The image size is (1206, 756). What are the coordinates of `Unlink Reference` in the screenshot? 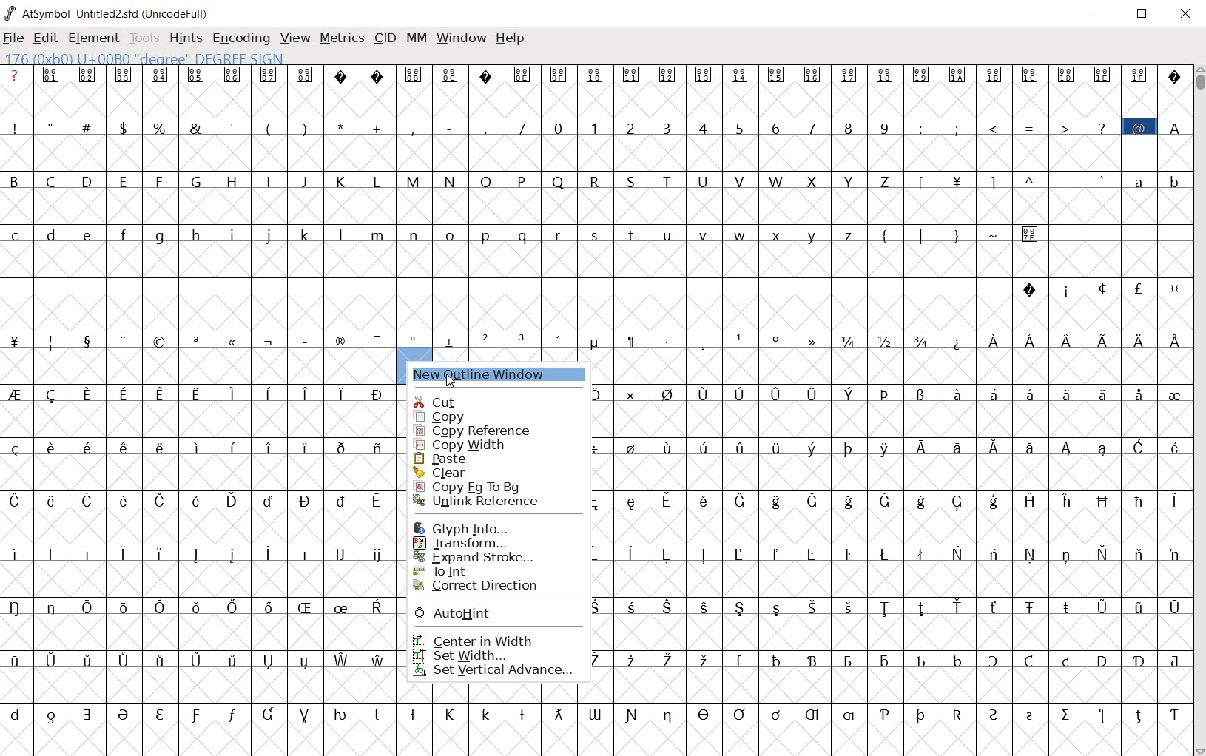 It's located at (496, 503).